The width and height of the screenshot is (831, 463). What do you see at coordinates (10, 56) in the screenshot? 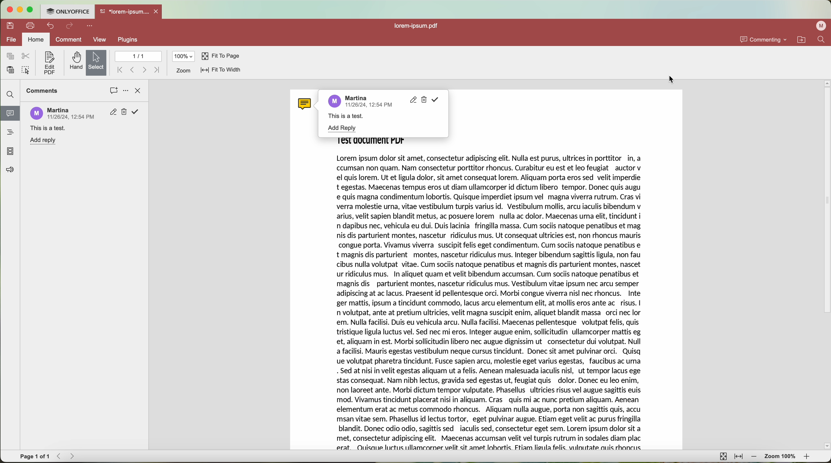
I see `copy` at bounding box center [10, 56].